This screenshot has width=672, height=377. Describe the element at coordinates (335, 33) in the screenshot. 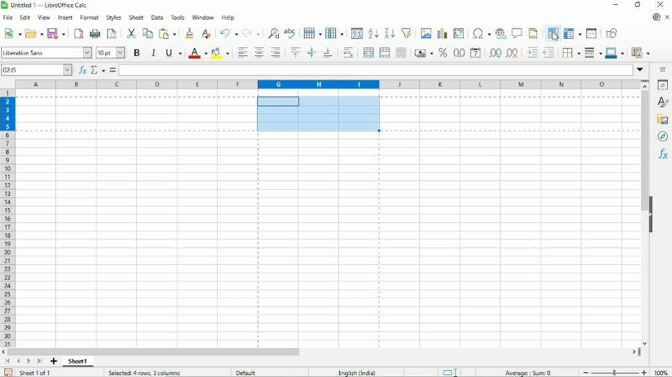

I see `Column` at that location.